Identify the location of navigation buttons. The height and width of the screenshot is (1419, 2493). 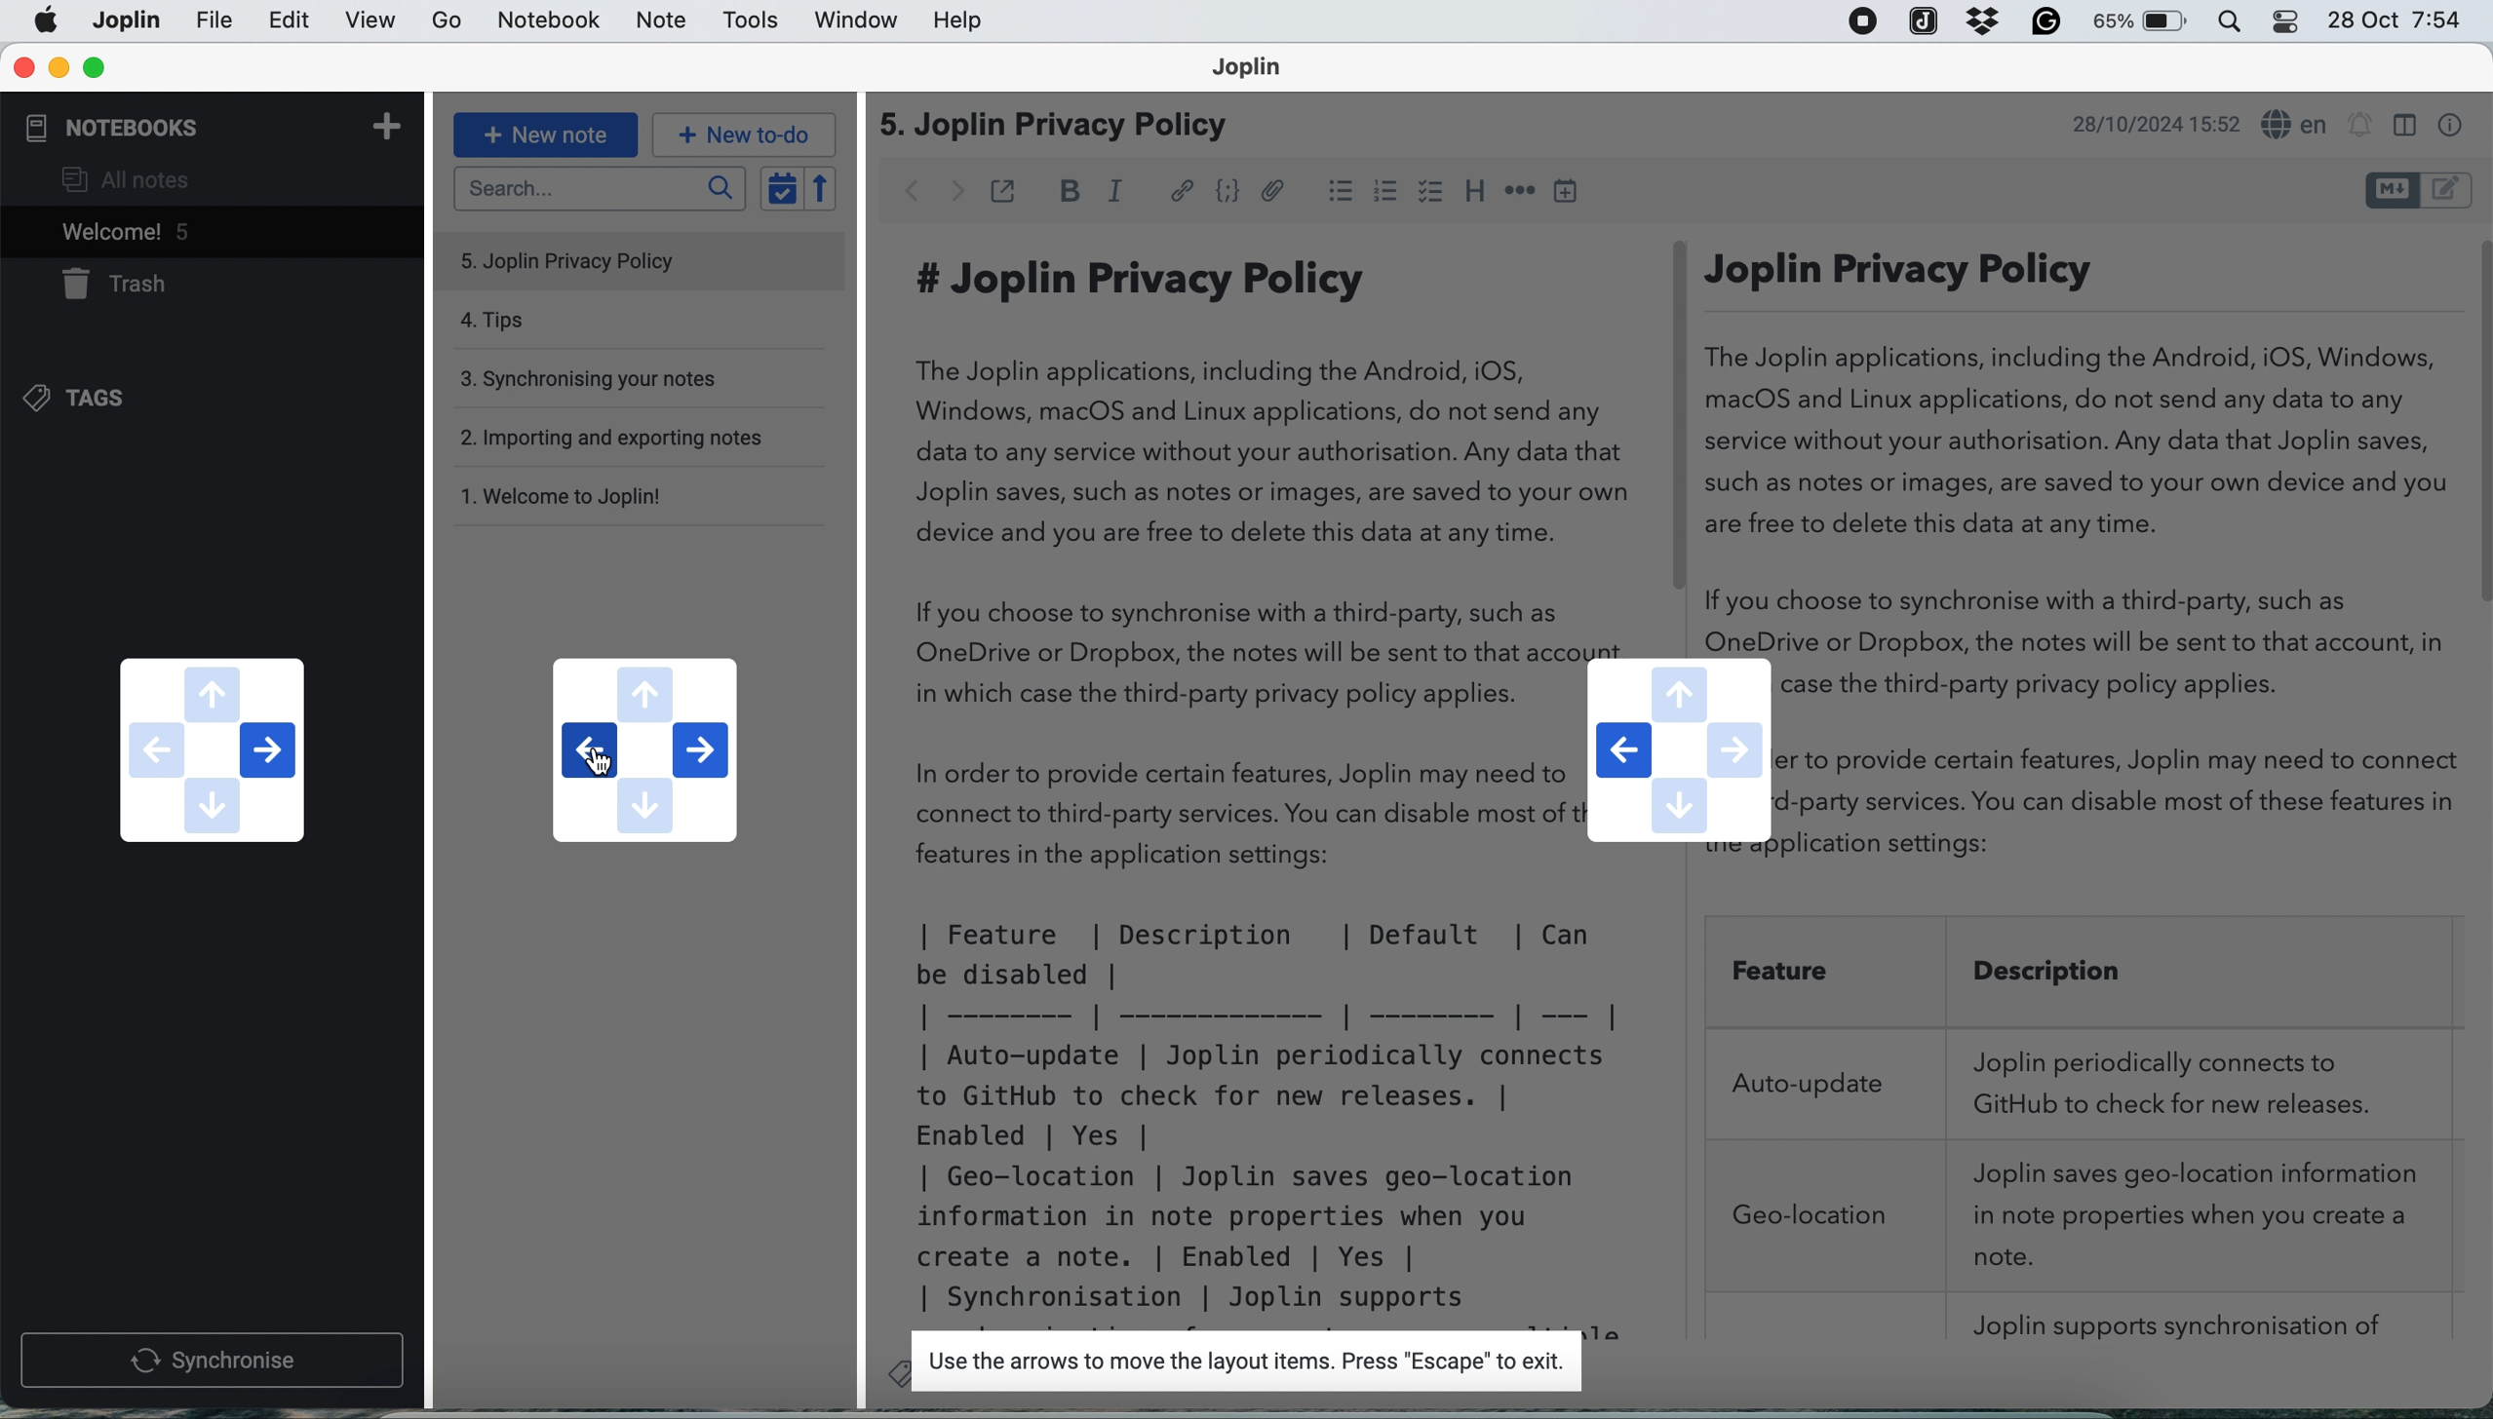
(210, 750).